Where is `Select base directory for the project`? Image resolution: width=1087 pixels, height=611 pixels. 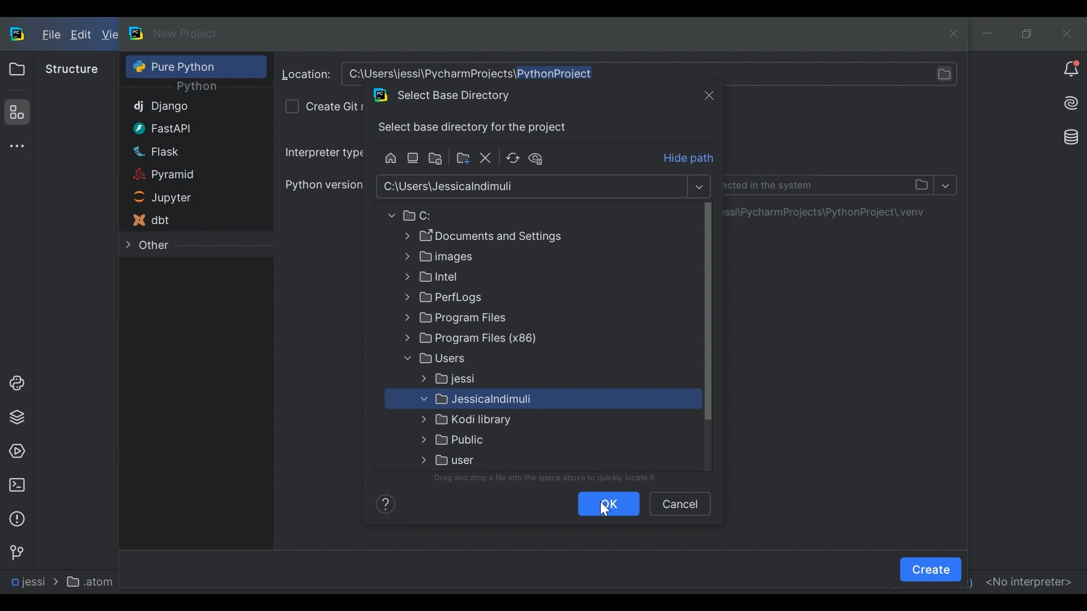 Select base directory for the project is located at coordinates (476, 128).